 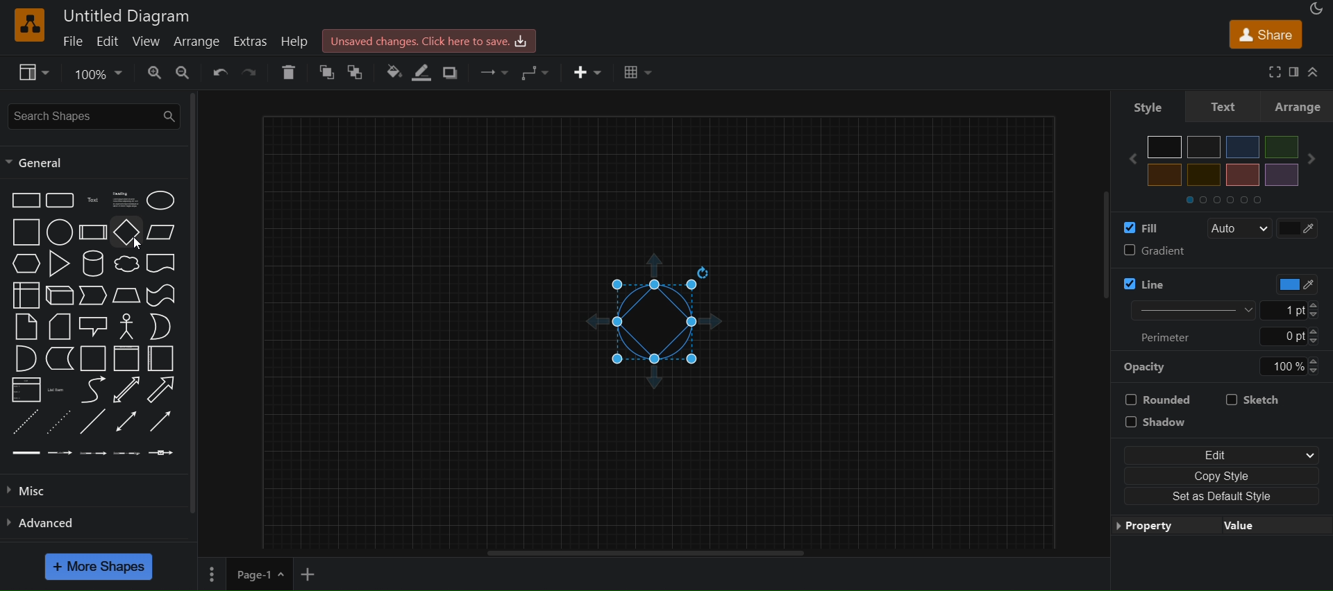 I want to click on page 1, so click(x=244, y=575).